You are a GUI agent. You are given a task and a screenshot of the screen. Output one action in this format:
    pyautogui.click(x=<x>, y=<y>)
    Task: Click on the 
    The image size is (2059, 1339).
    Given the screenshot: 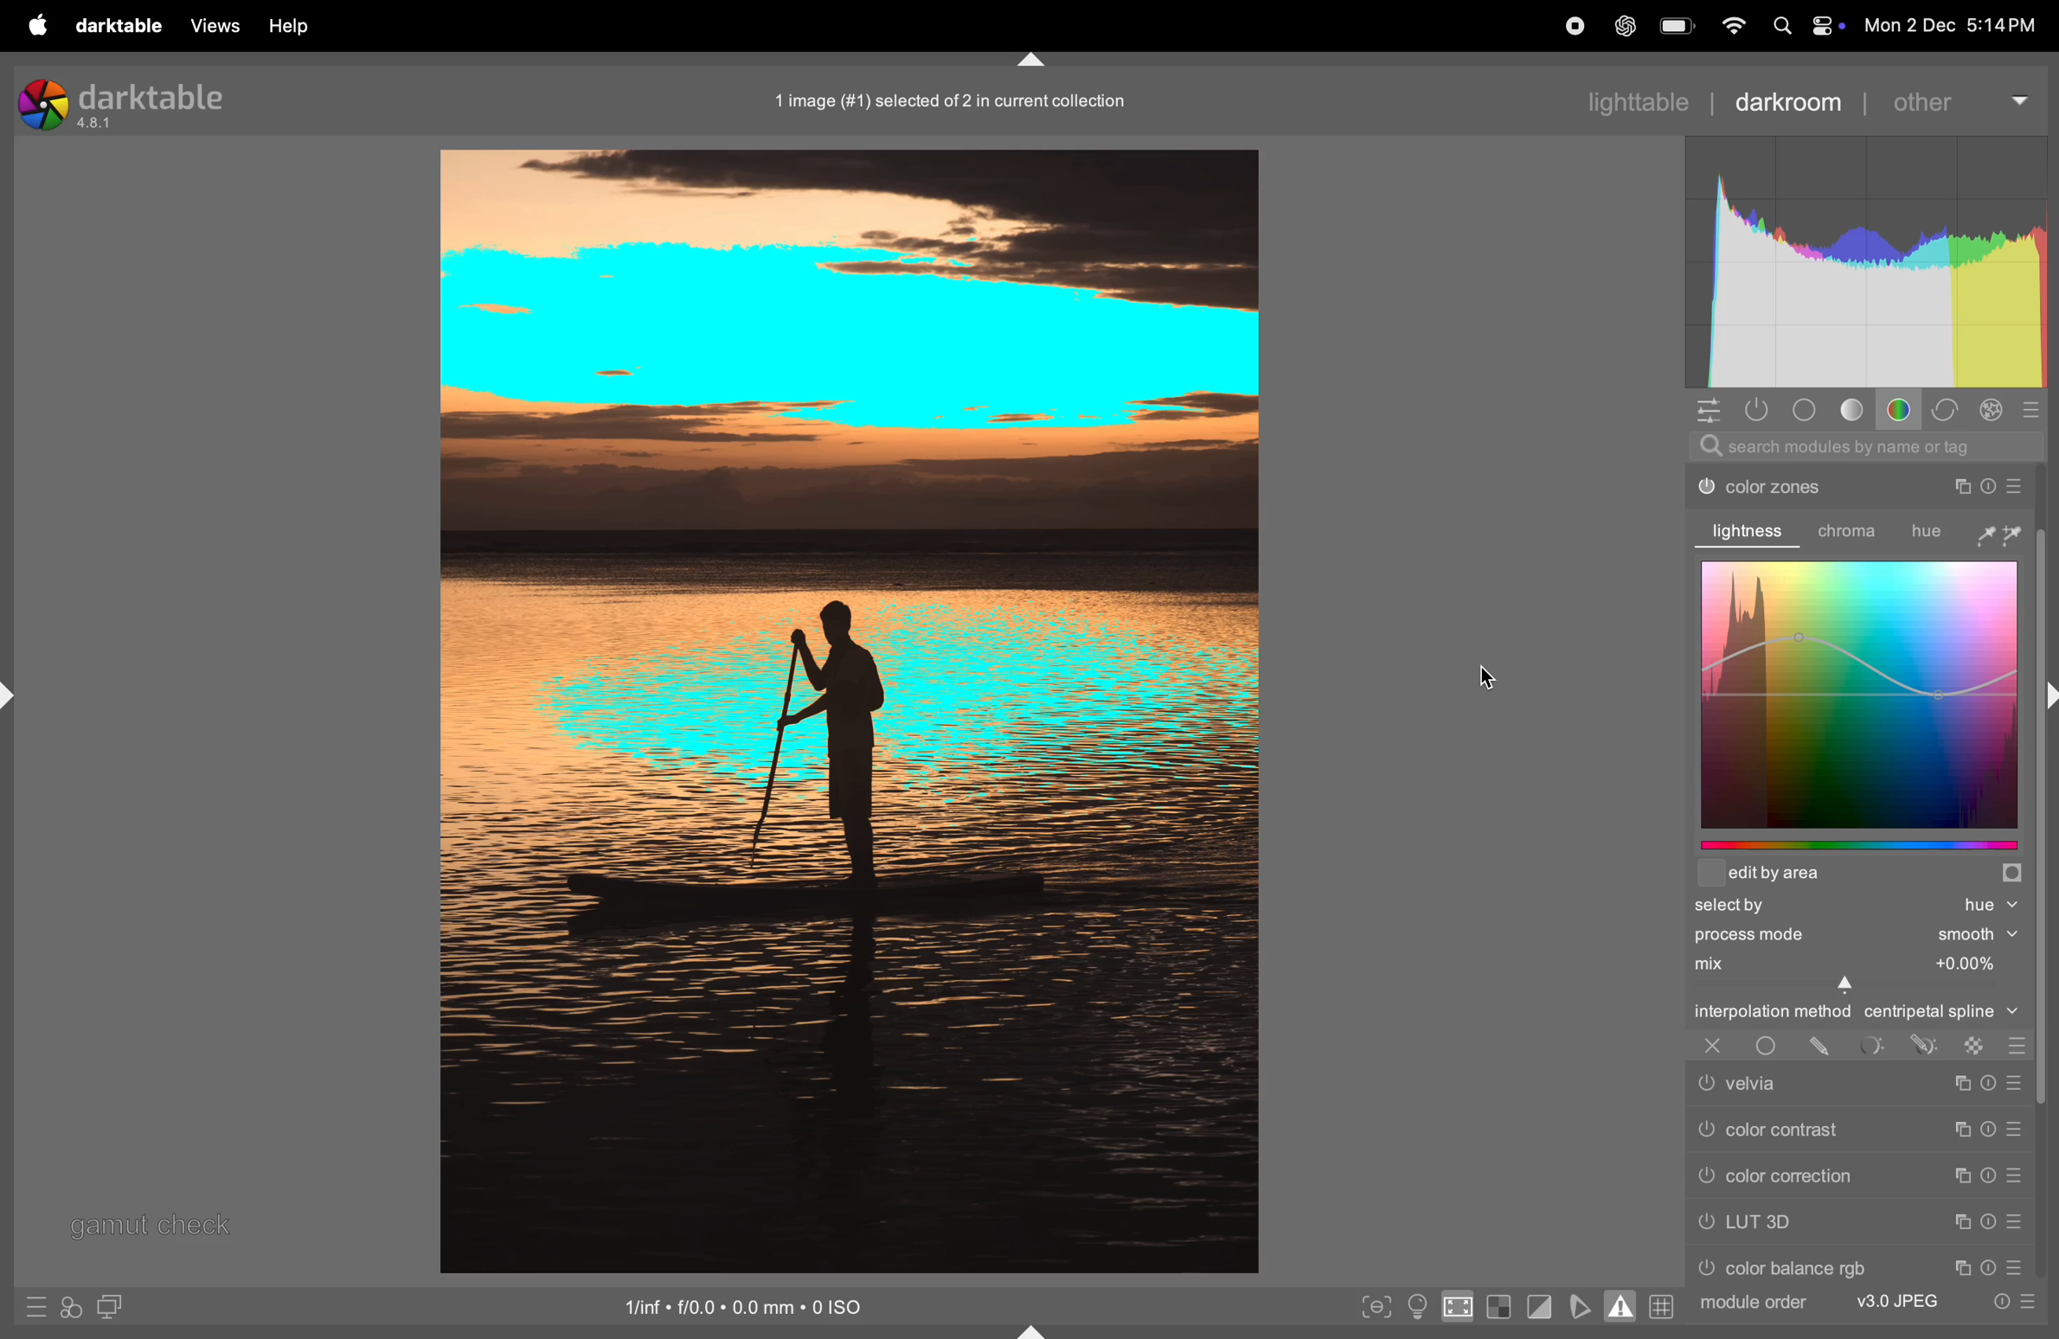 What is the action you would take?
    pyautogui.click(x=1710, y=407)
    